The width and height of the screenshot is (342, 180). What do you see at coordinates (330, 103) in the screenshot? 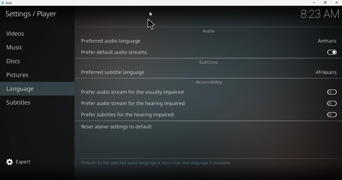
I see `Prefer audio stream for the hearing impaired` at bounding box center [330, 103].